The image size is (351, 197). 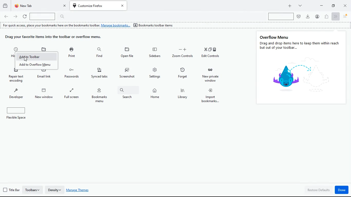 What do you see at coordinates (101, 95) in the screenshot?
I see `bookmarks` at bounding box center [101, 95].